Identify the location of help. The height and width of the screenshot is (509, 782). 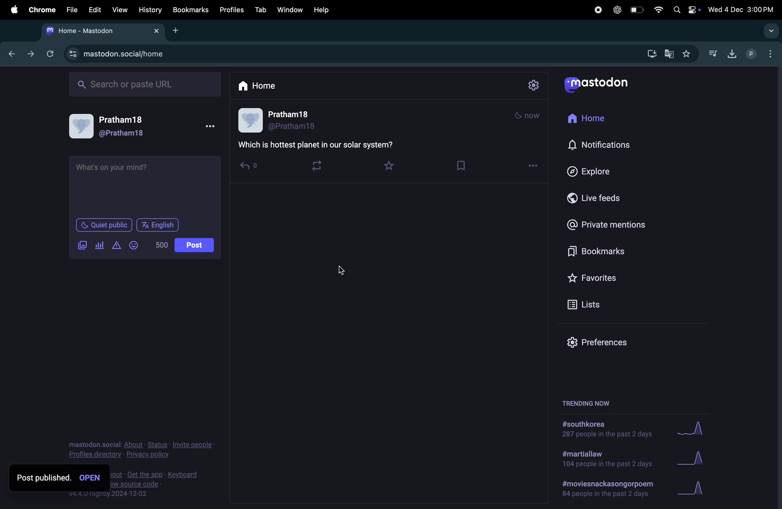
(324, 10).